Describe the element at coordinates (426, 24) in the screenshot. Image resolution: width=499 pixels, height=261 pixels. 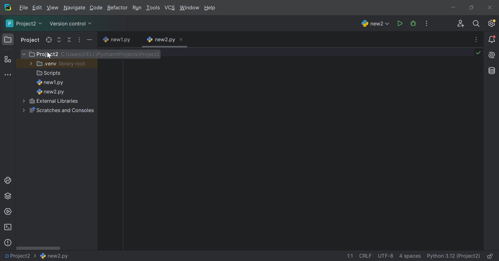
I see `More actions` at that location.